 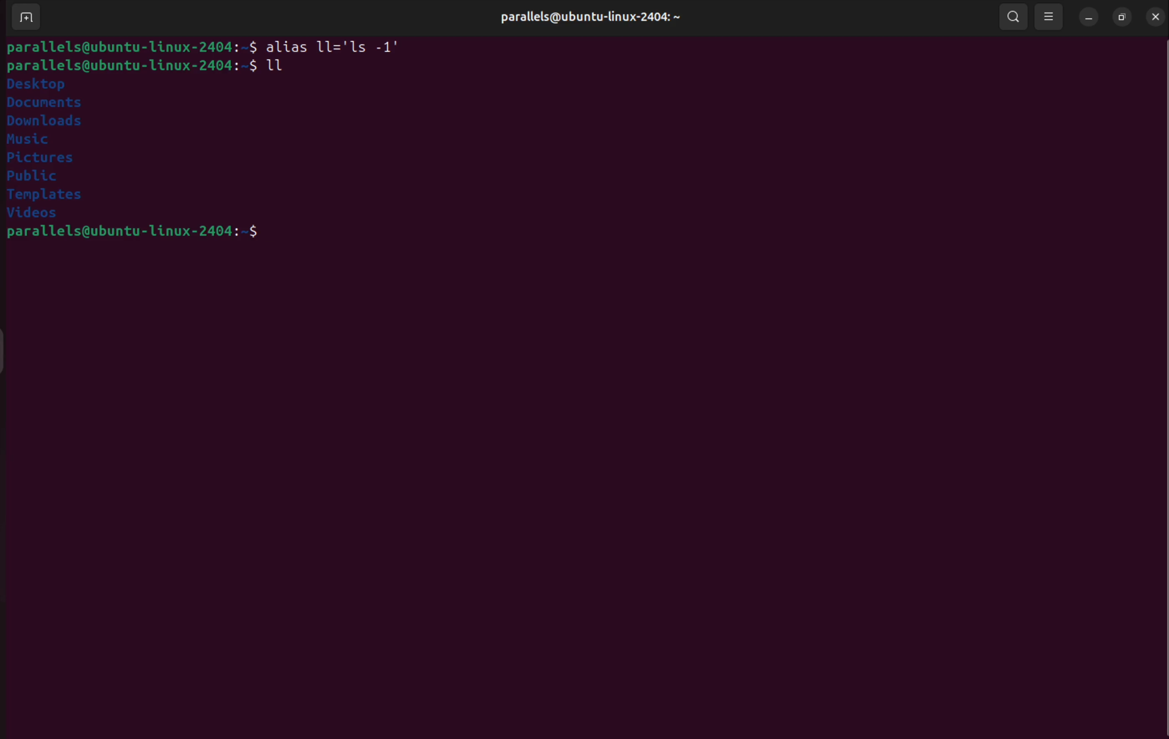 I want to click on add terminal, so click(x=25, y=18).